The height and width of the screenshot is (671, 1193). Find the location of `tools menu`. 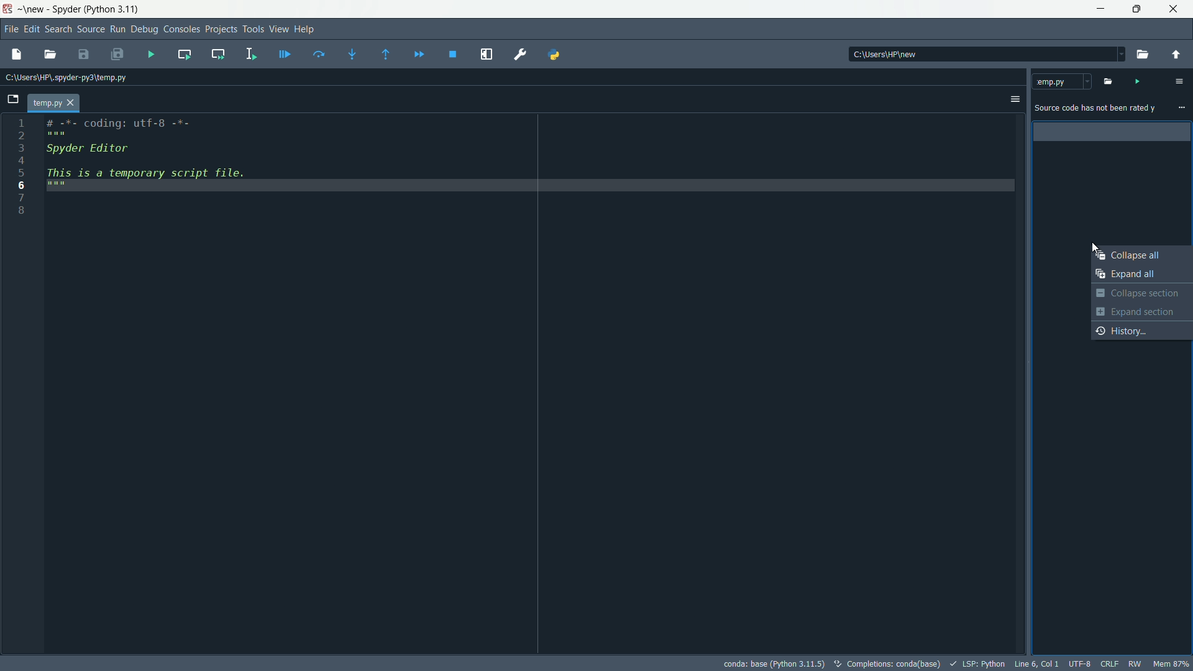

tools menu is located at coordinates (254, 30).